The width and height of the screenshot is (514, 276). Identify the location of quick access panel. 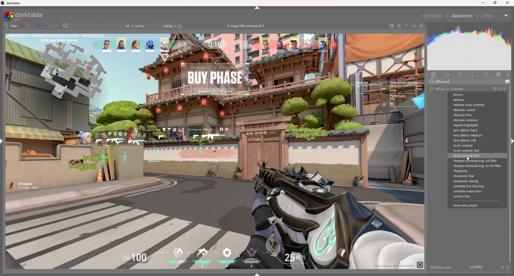
(434, 75).